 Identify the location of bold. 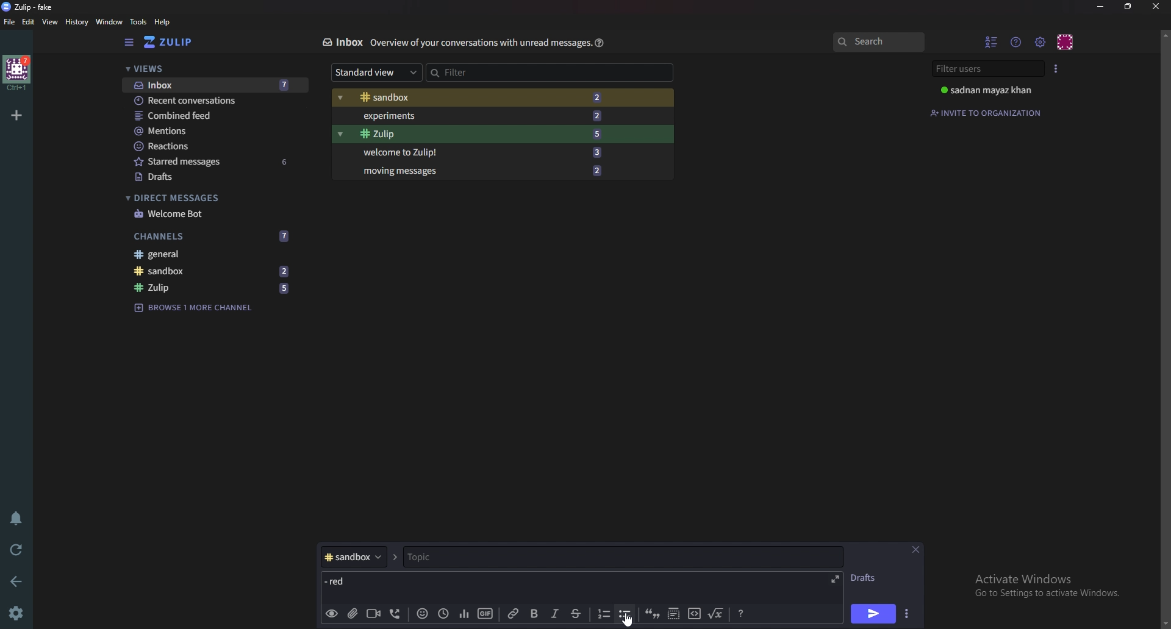
(536, 614).